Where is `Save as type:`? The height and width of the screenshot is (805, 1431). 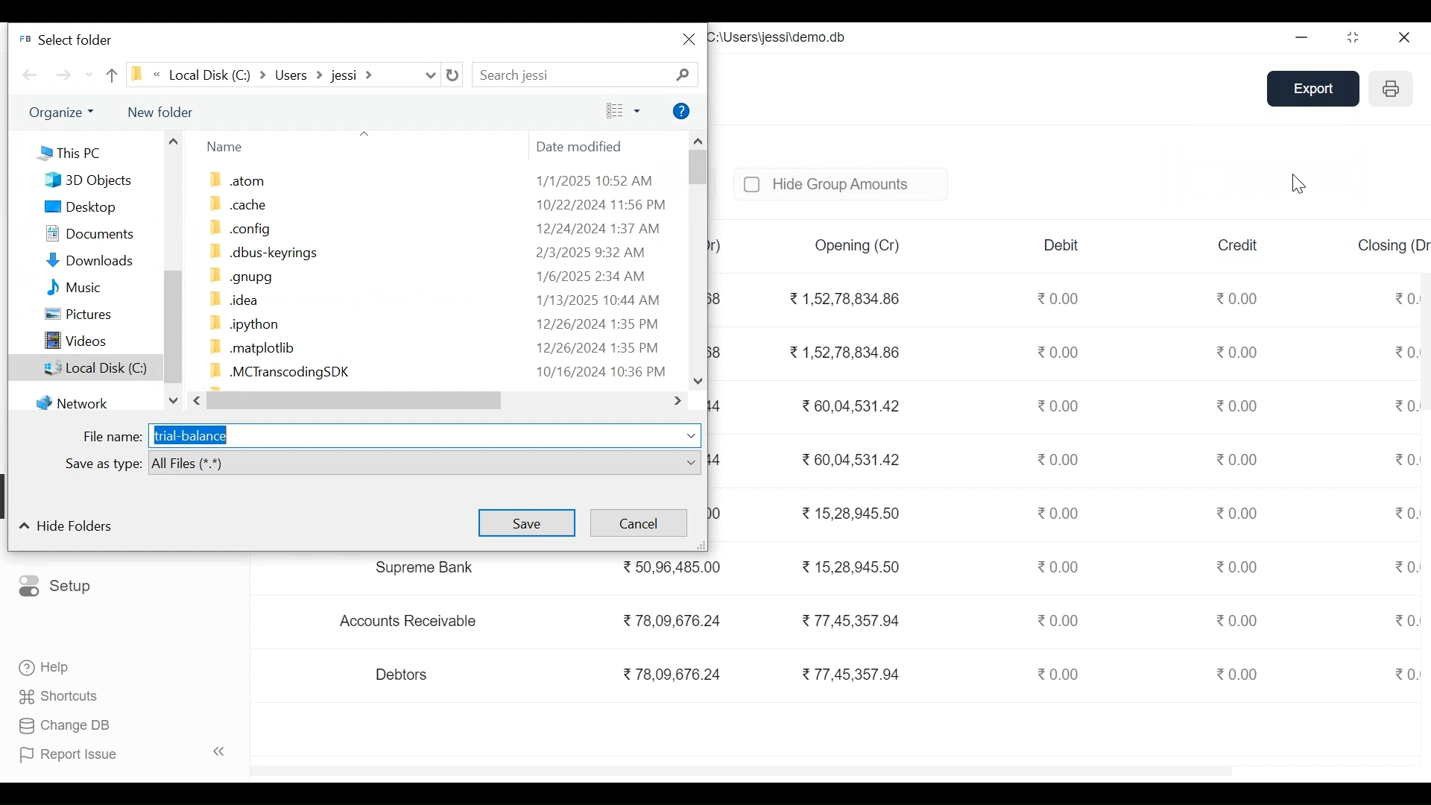 Save as type: is located at coordinates (99, 461).